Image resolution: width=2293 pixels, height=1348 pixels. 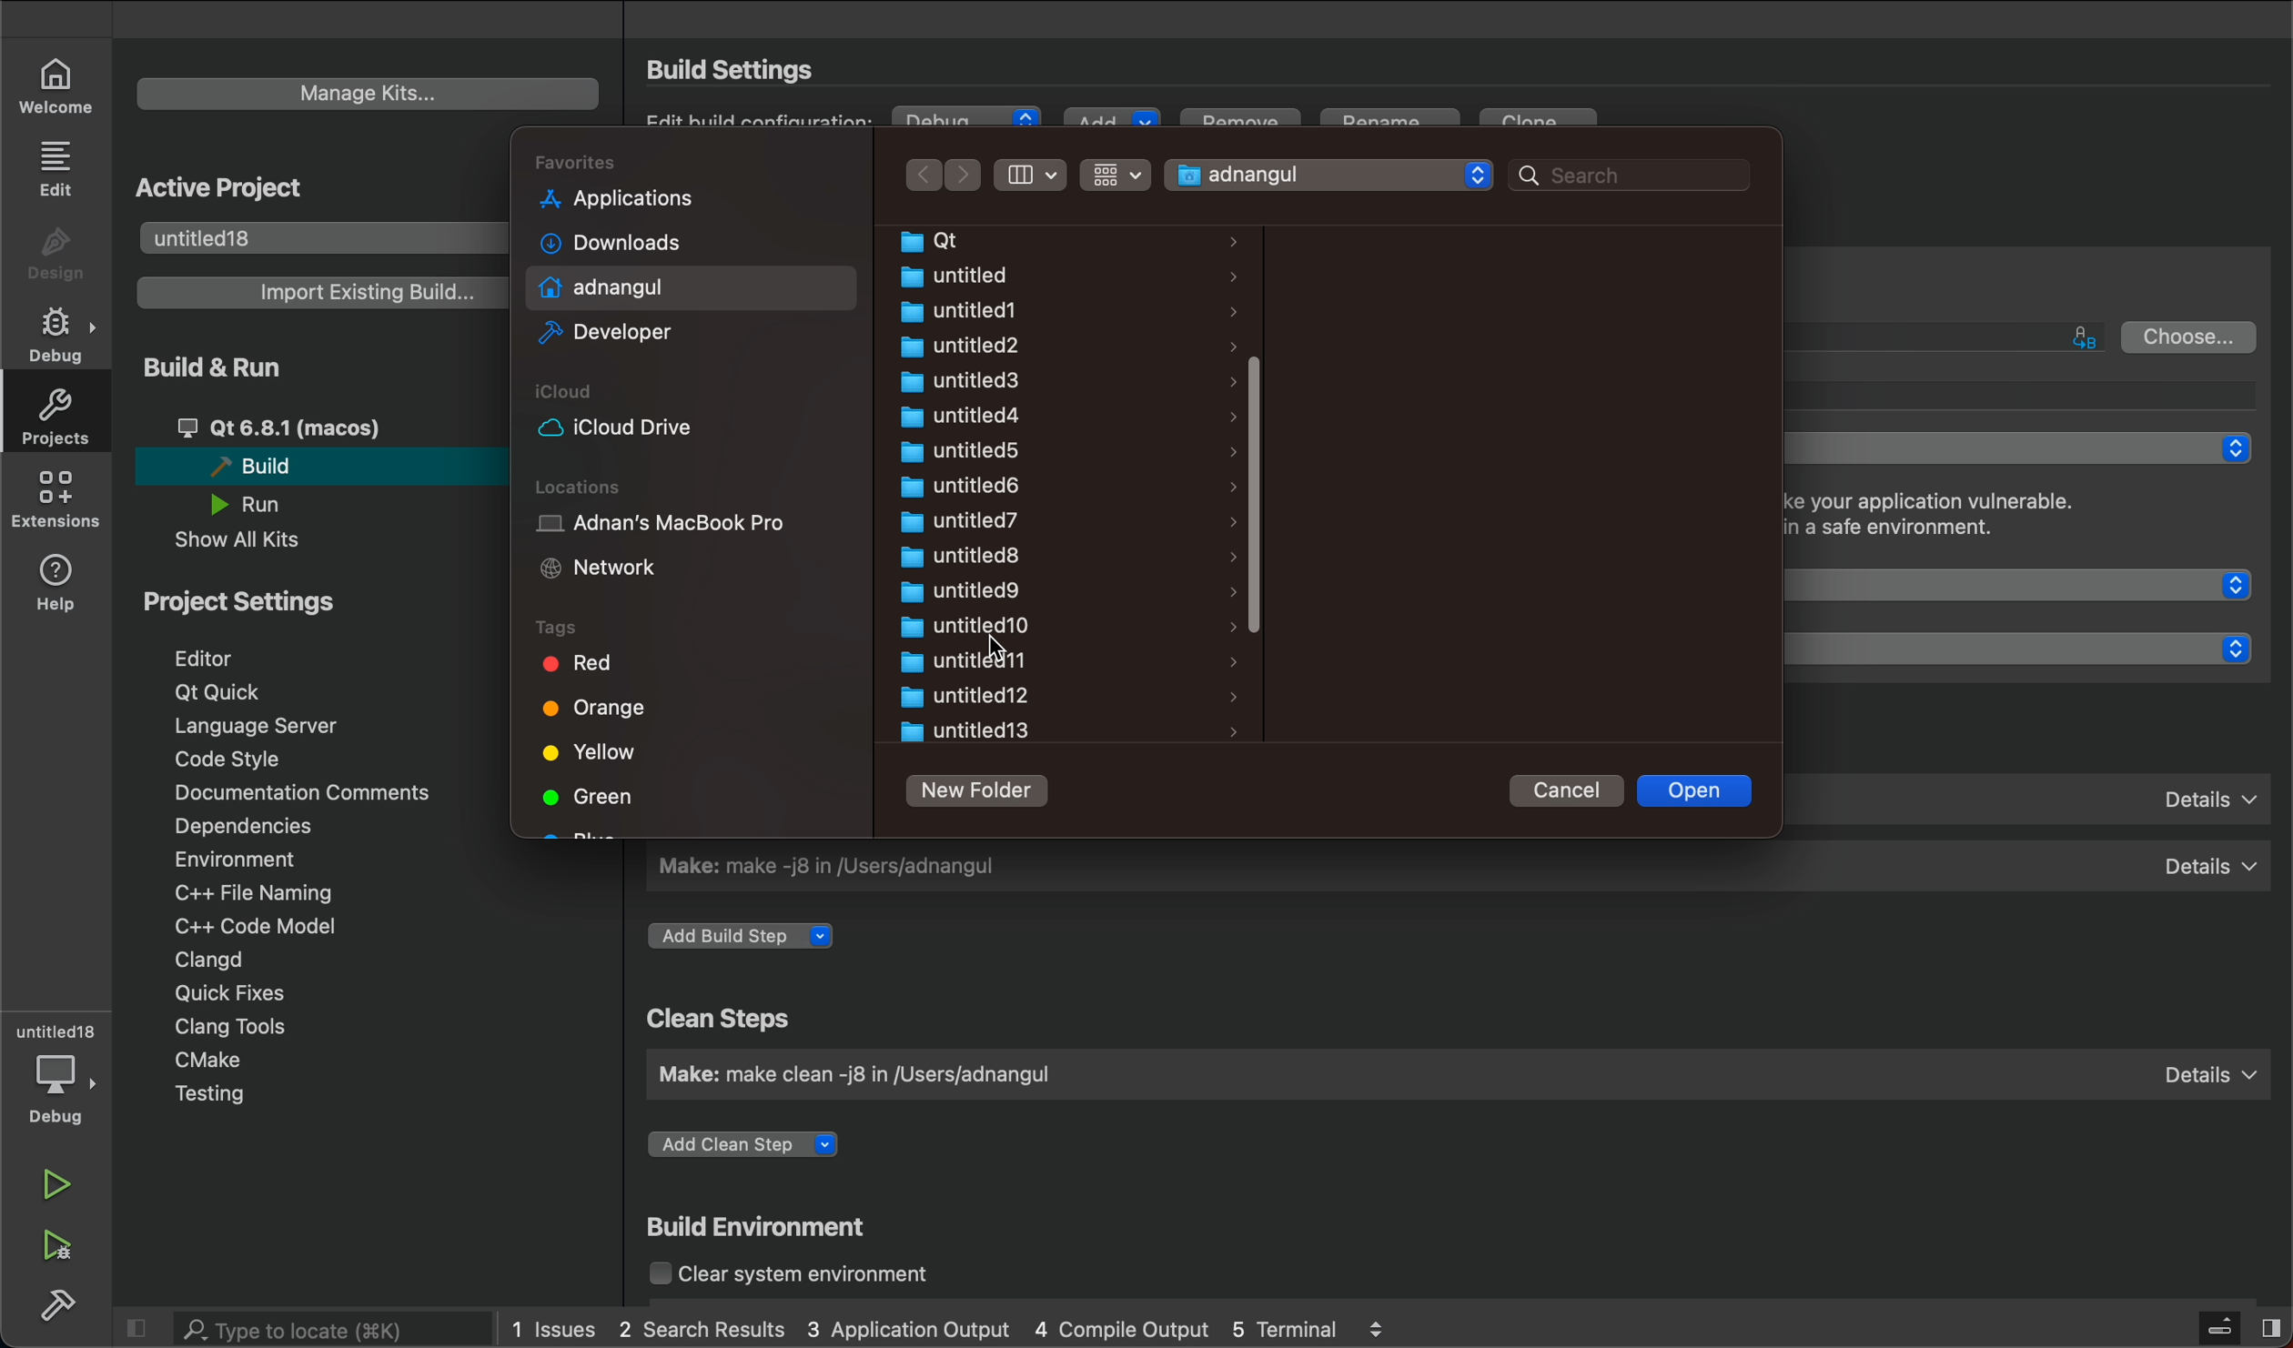 What do you see at coordinates (244, 186) in the screenshot?
I see `active project                    ` at bounding box center [244, 186].